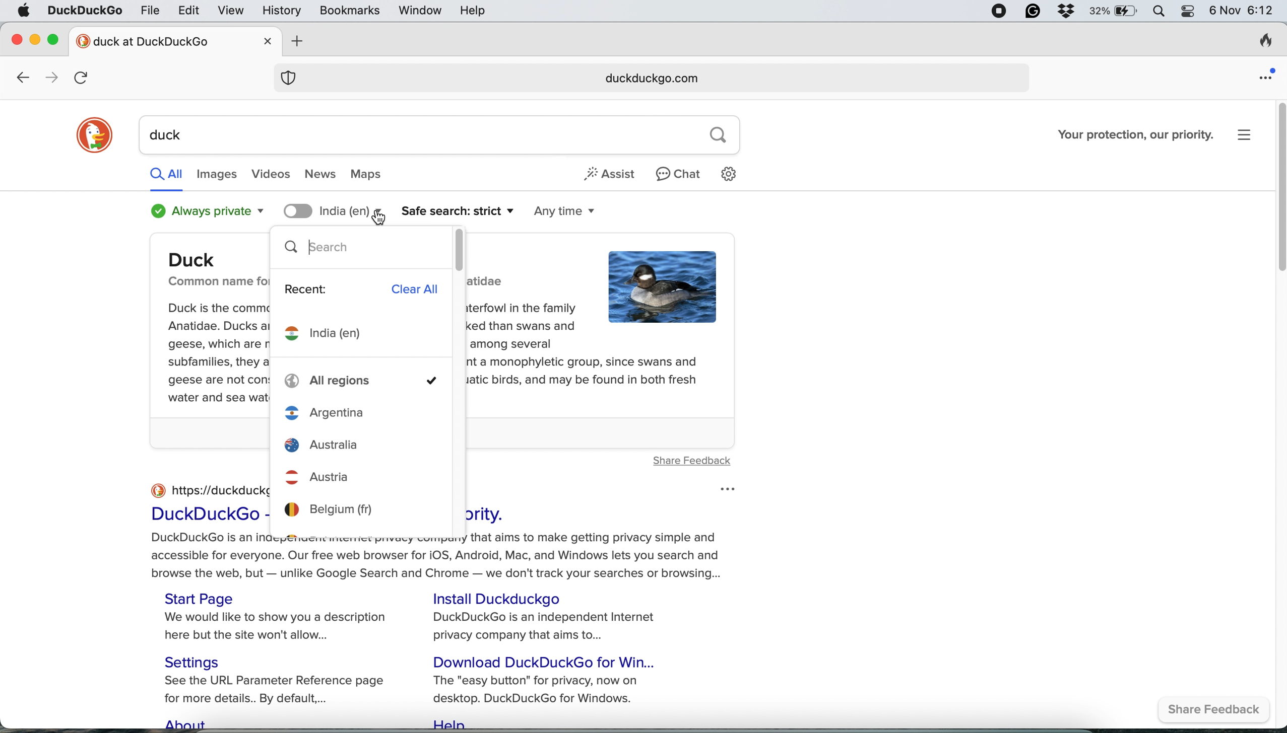  I want to click on always private, so click(202, 211).